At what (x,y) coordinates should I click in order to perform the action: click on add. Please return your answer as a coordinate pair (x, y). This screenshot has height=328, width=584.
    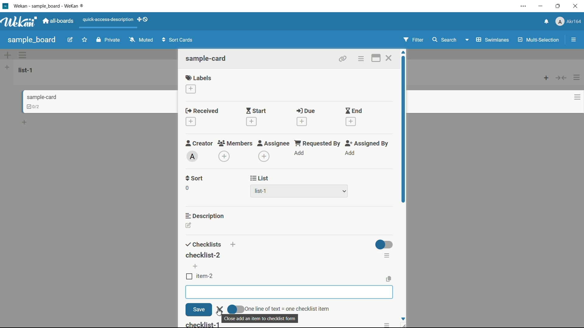
    Looking at the image, I should click on (196, 266).